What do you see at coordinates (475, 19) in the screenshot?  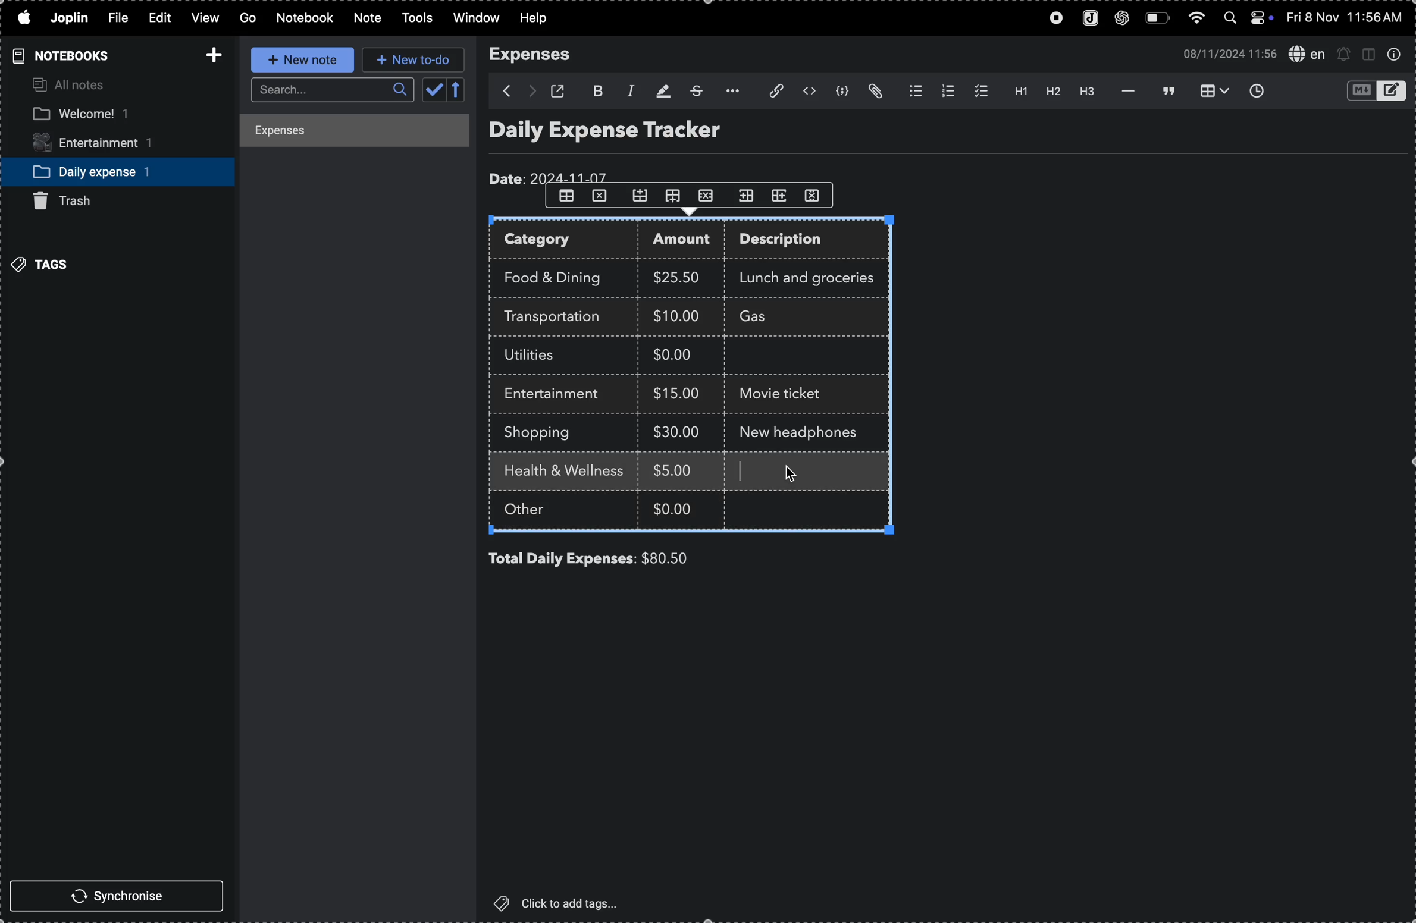 I see `window` at bounding box center [475, 19].